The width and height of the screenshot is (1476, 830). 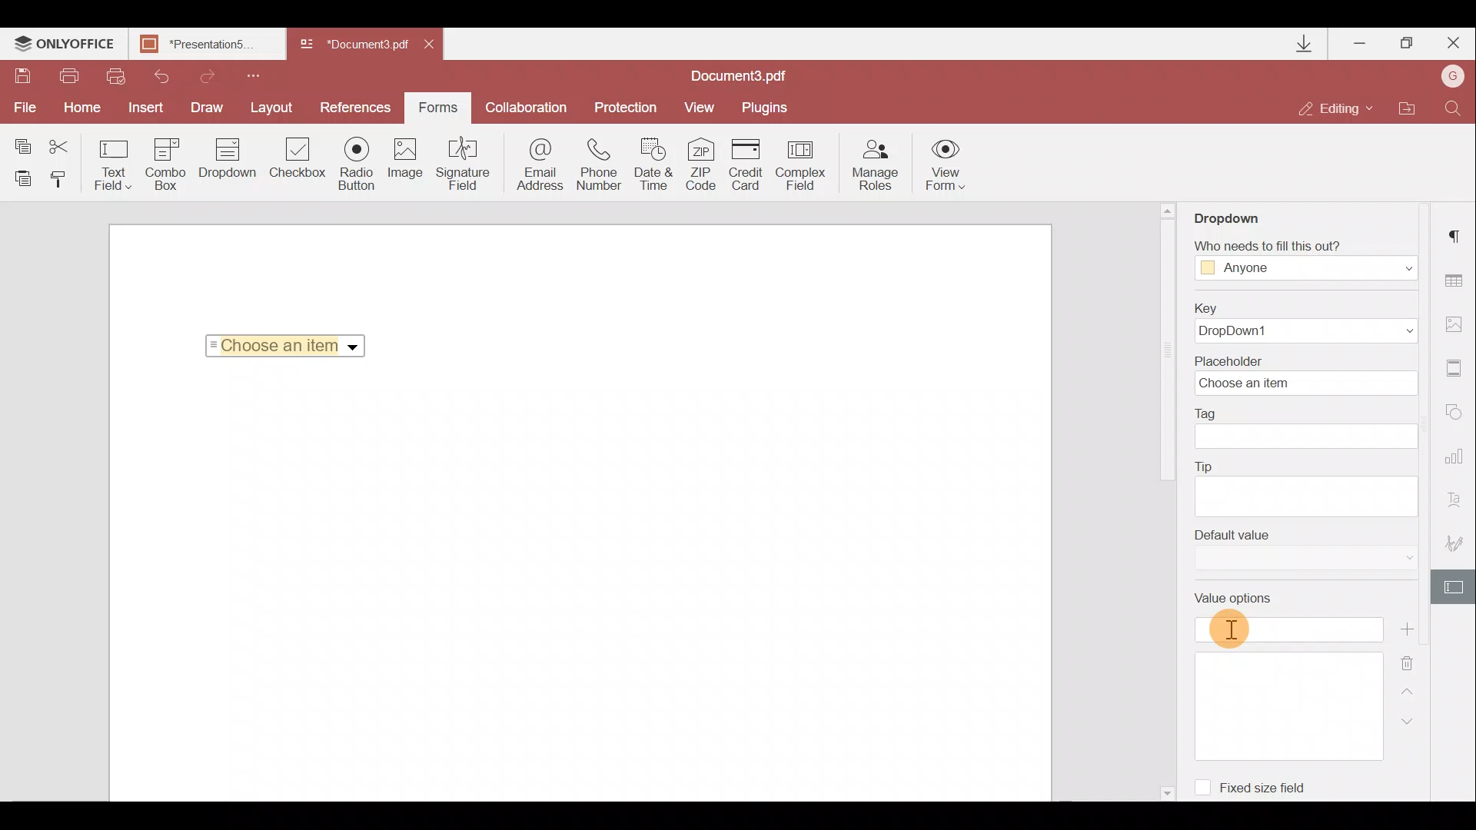 I want to click on text cursor, so click(x=1232, y=627).